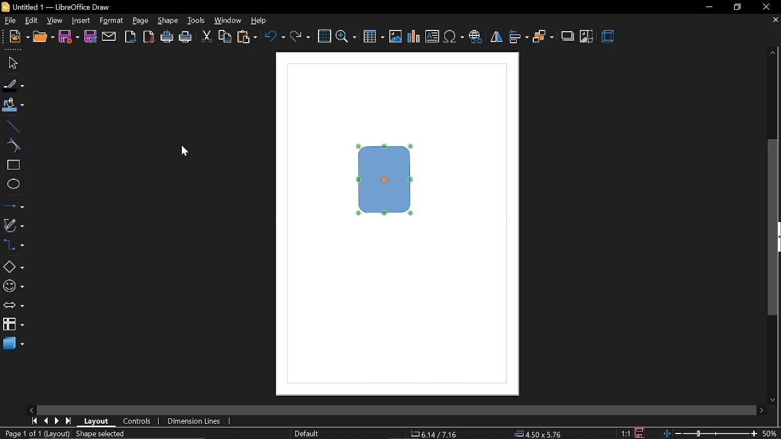 This screenshot has height=439, width=781. I want to click on save as, so click(90, 37).